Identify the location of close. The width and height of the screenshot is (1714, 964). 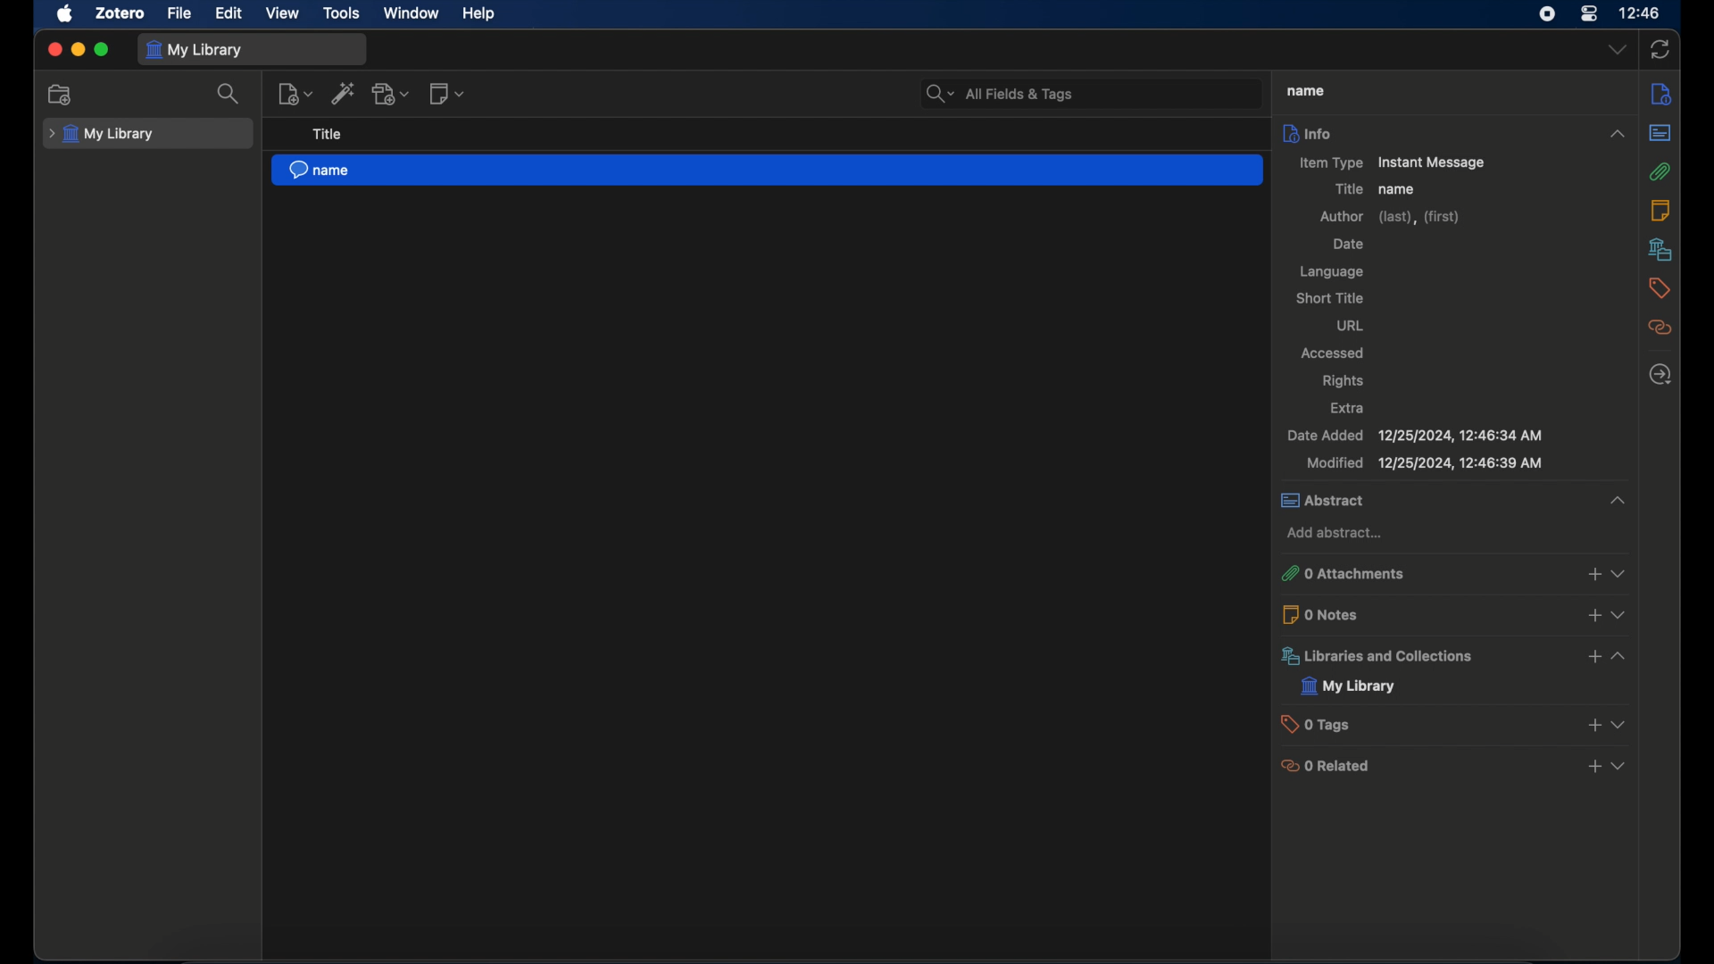
(54, 50).